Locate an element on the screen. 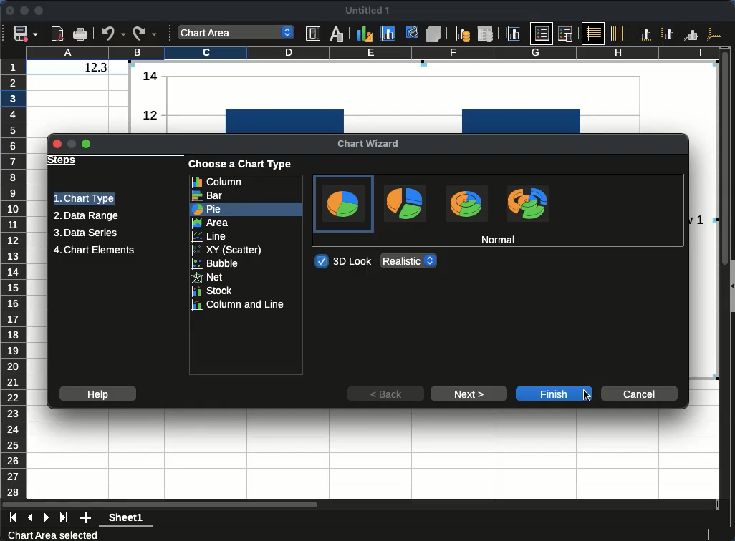 This screenshot has height=541, width=735. column is located at coordinates (246, 182).